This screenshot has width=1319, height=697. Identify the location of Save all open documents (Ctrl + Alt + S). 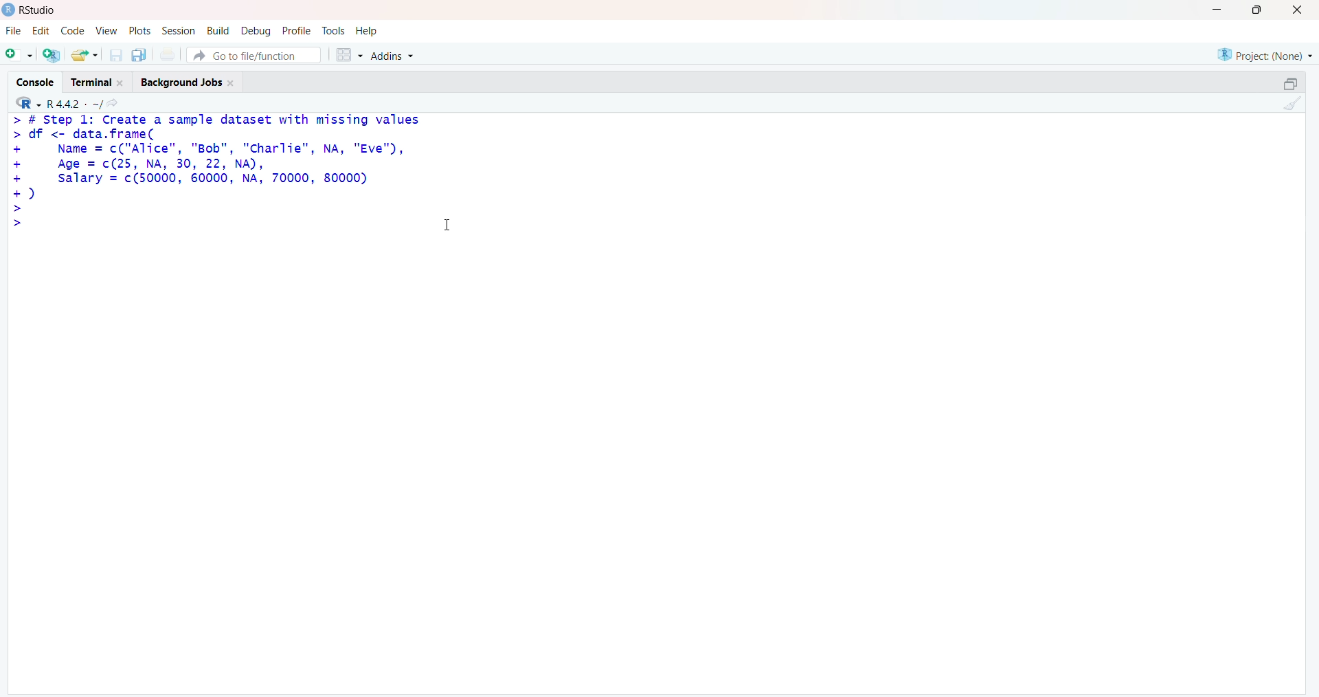
(139, 55).